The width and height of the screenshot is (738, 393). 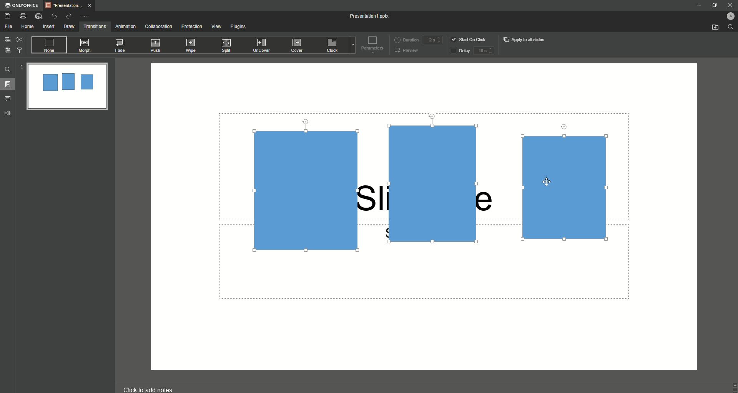 I want to click on Tab 1, so click(x=71, y=5).